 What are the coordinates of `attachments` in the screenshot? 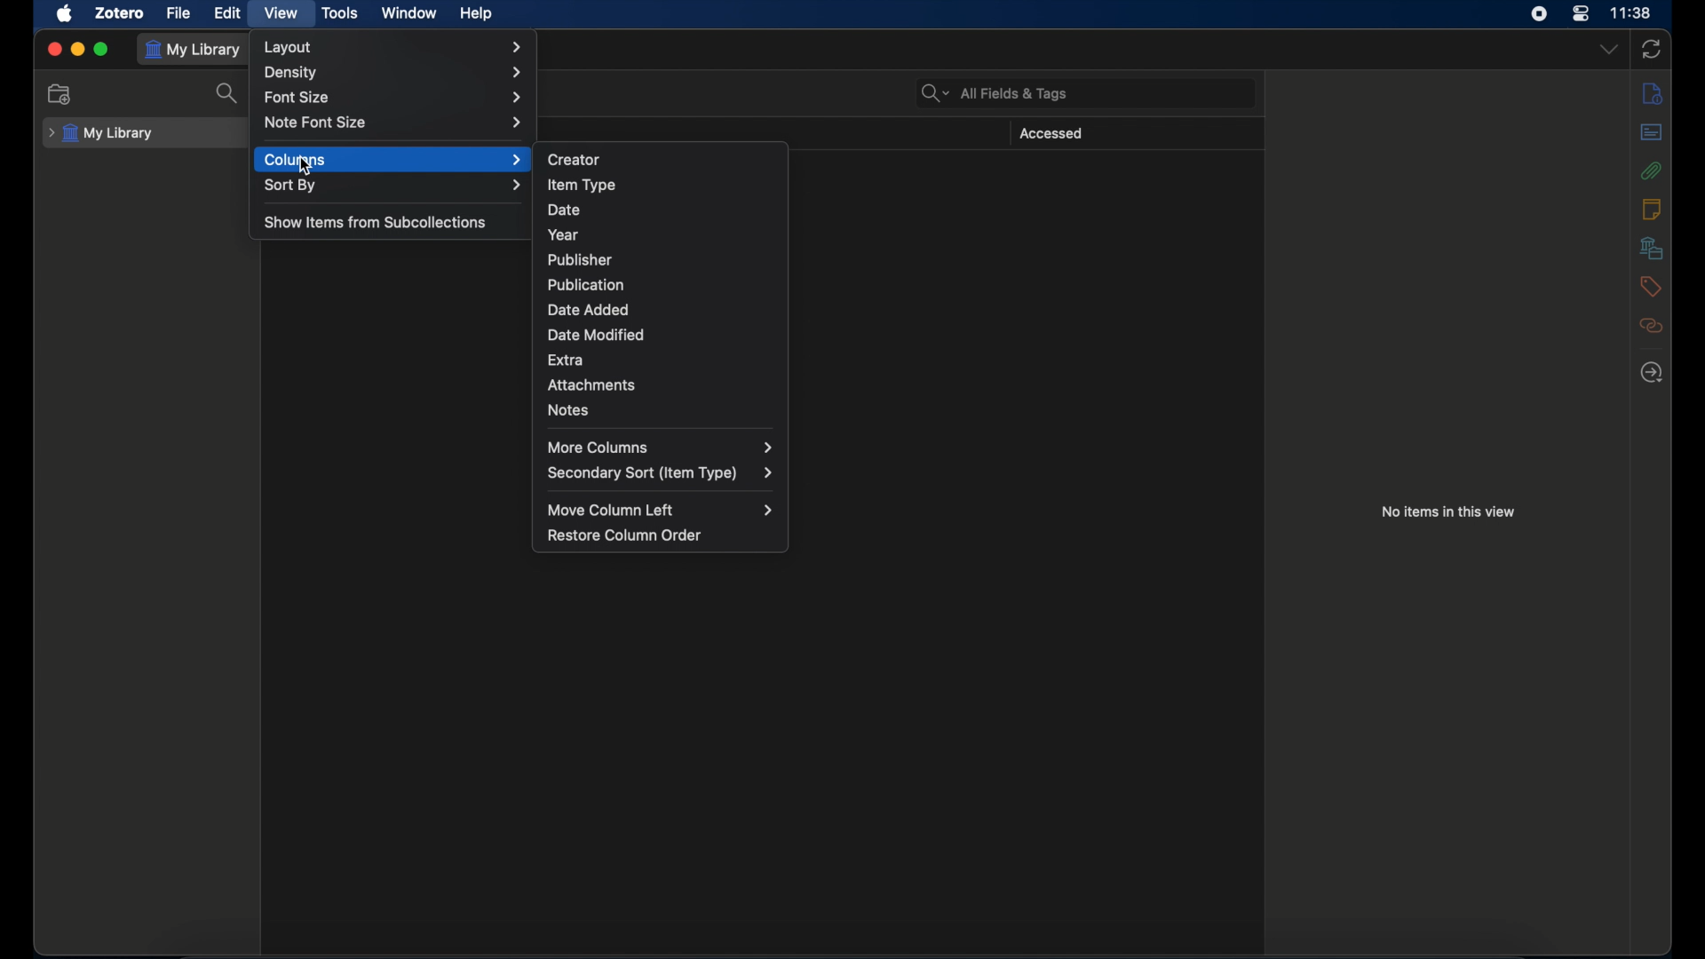 It's located at (592, 385).